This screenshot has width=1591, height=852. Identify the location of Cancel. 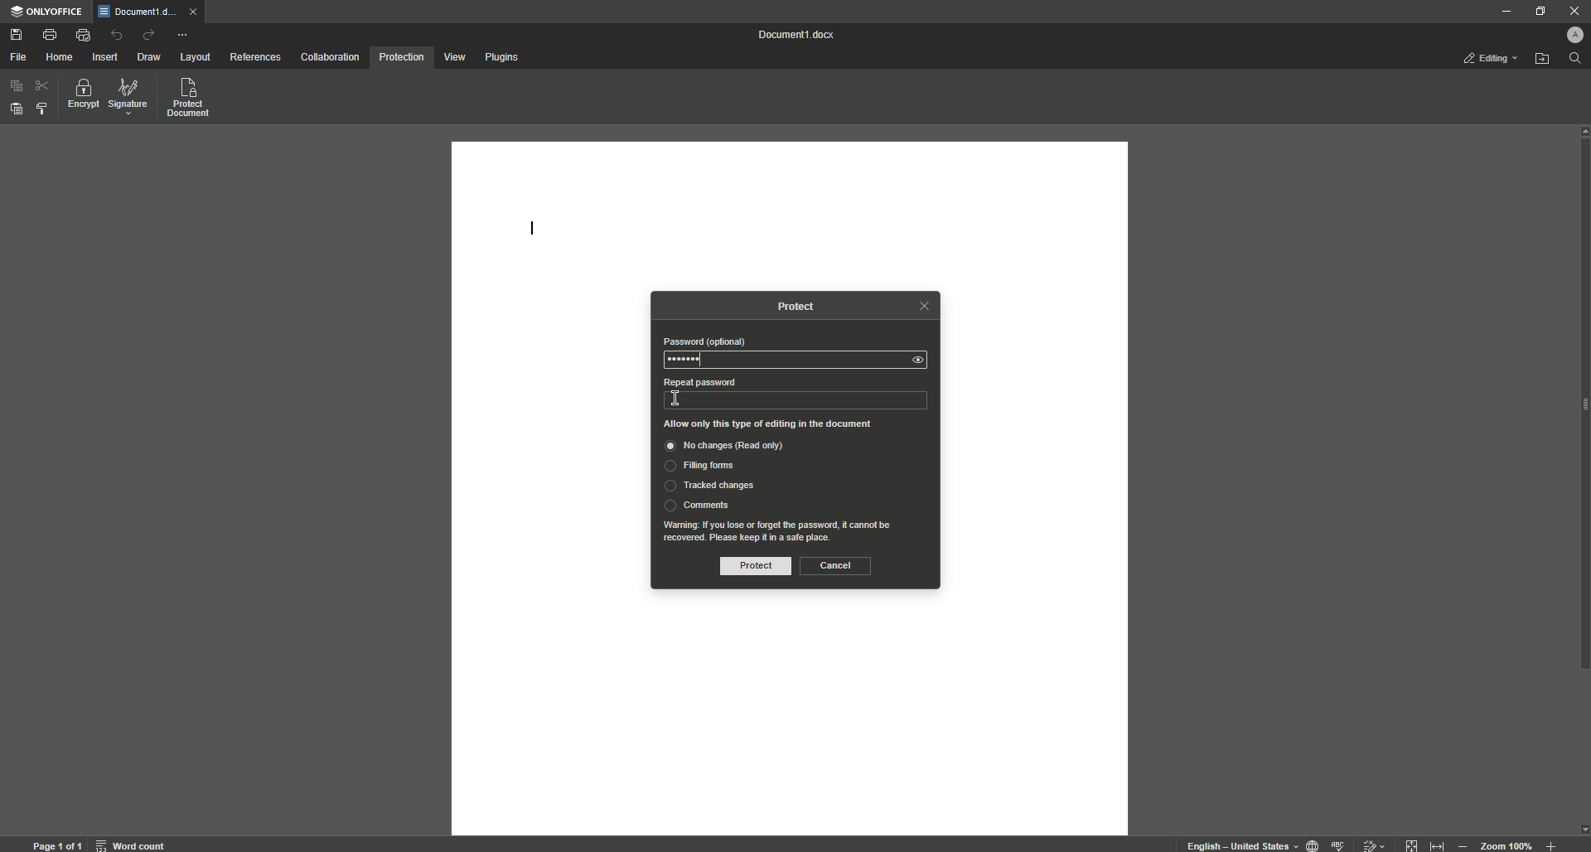
(835, 565).